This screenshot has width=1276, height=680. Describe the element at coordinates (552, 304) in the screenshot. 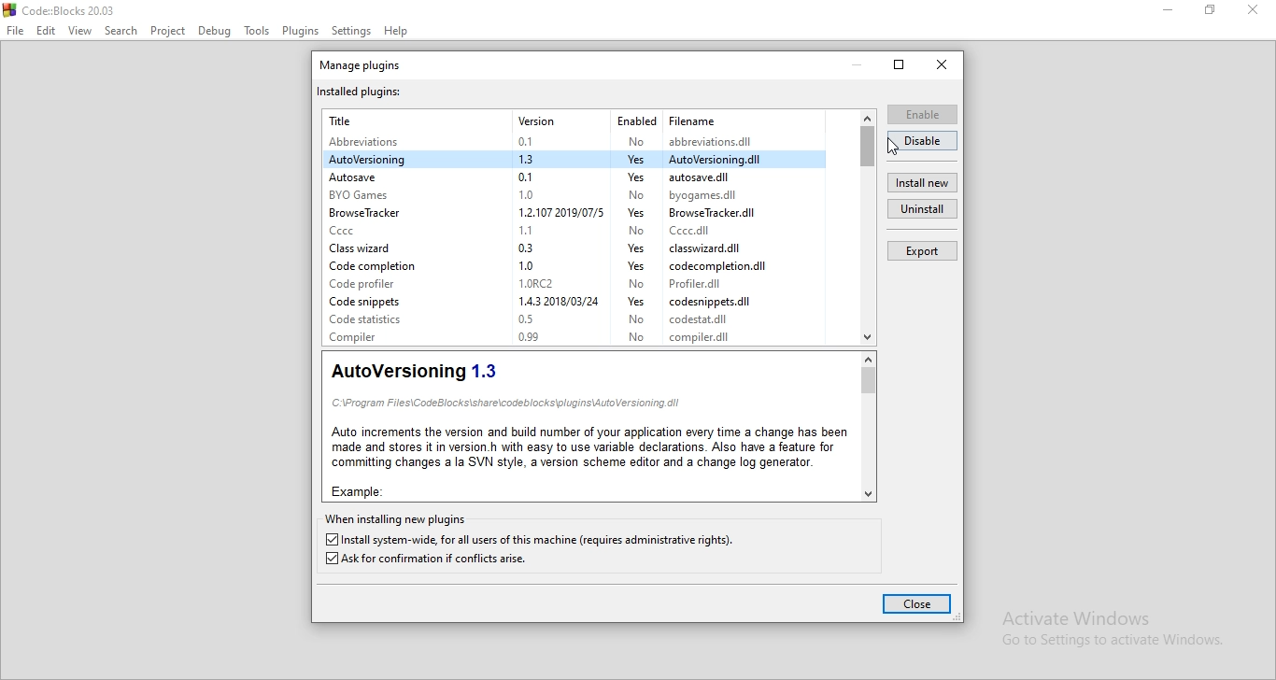

I see `1.4.3 2018/03/24` at that location.